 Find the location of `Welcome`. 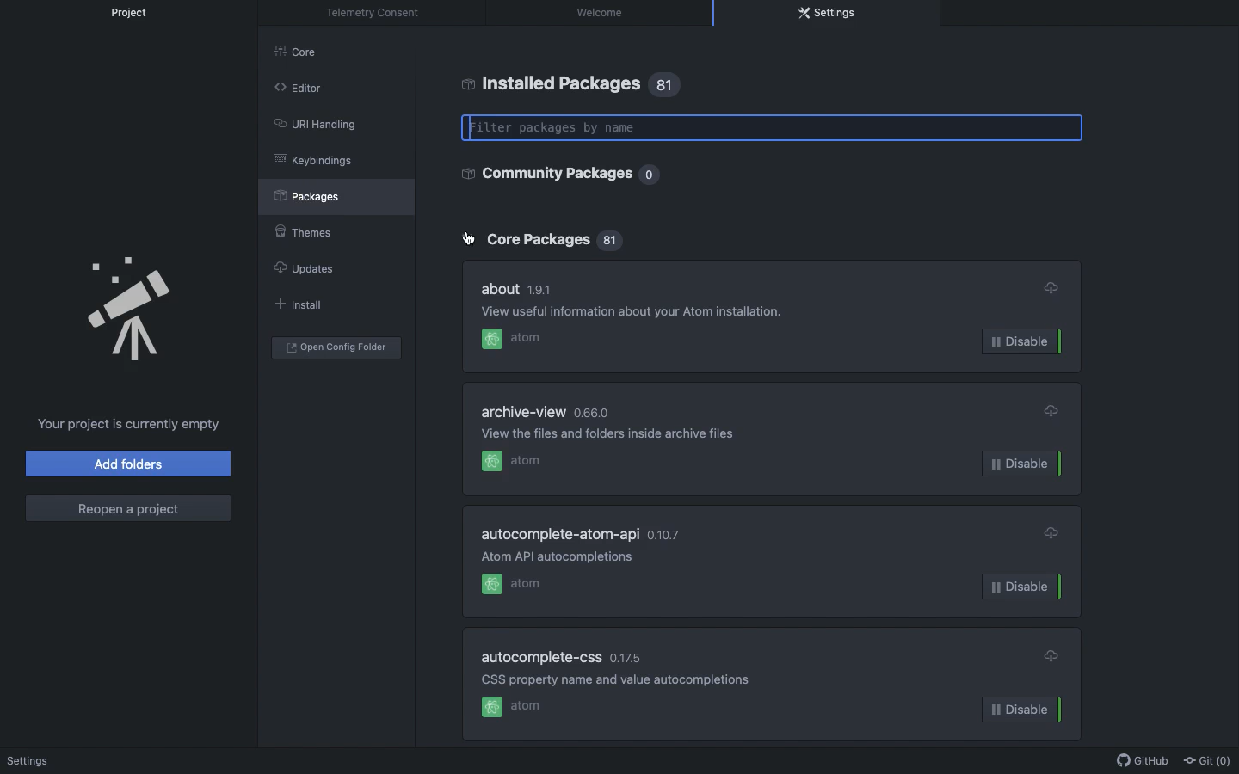

Welcome is located at coordinates (603, 12).